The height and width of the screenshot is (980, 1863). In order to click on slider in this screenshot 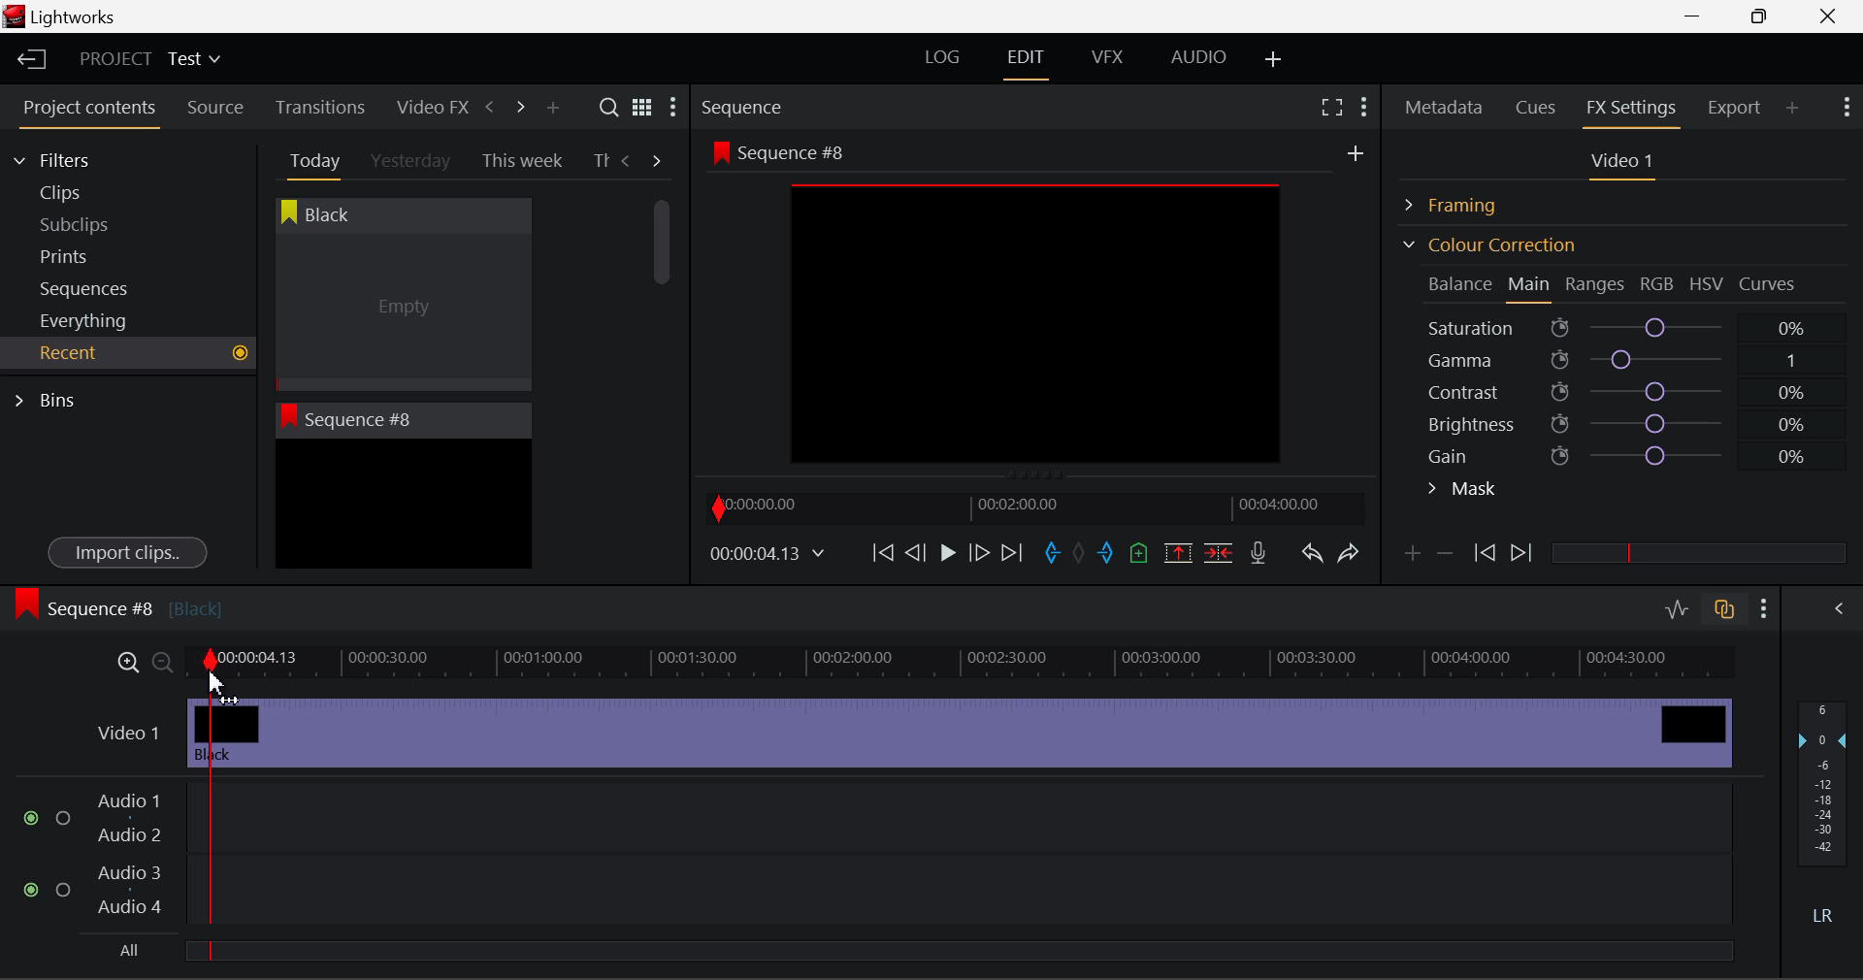, I will do `click(1698, 552)`.